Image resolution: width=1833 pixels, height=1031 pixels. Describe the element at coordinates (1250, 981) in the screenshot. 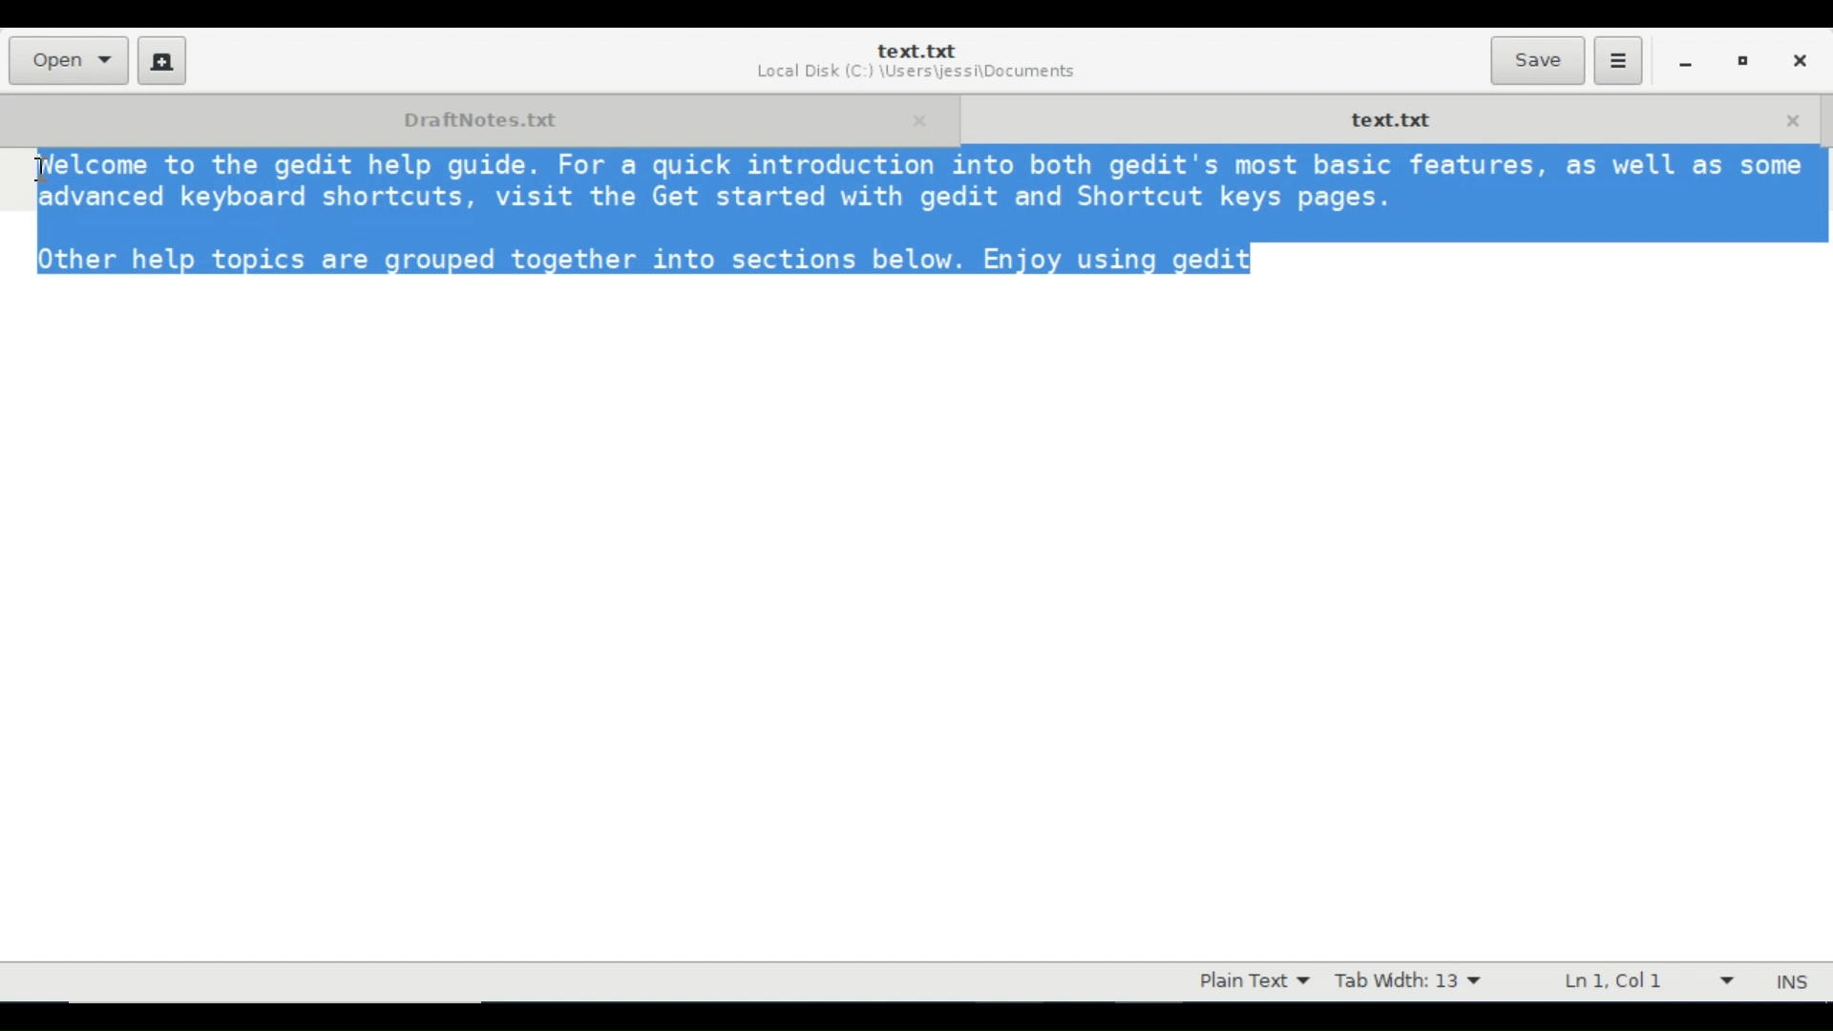

I see `File type` at that location.